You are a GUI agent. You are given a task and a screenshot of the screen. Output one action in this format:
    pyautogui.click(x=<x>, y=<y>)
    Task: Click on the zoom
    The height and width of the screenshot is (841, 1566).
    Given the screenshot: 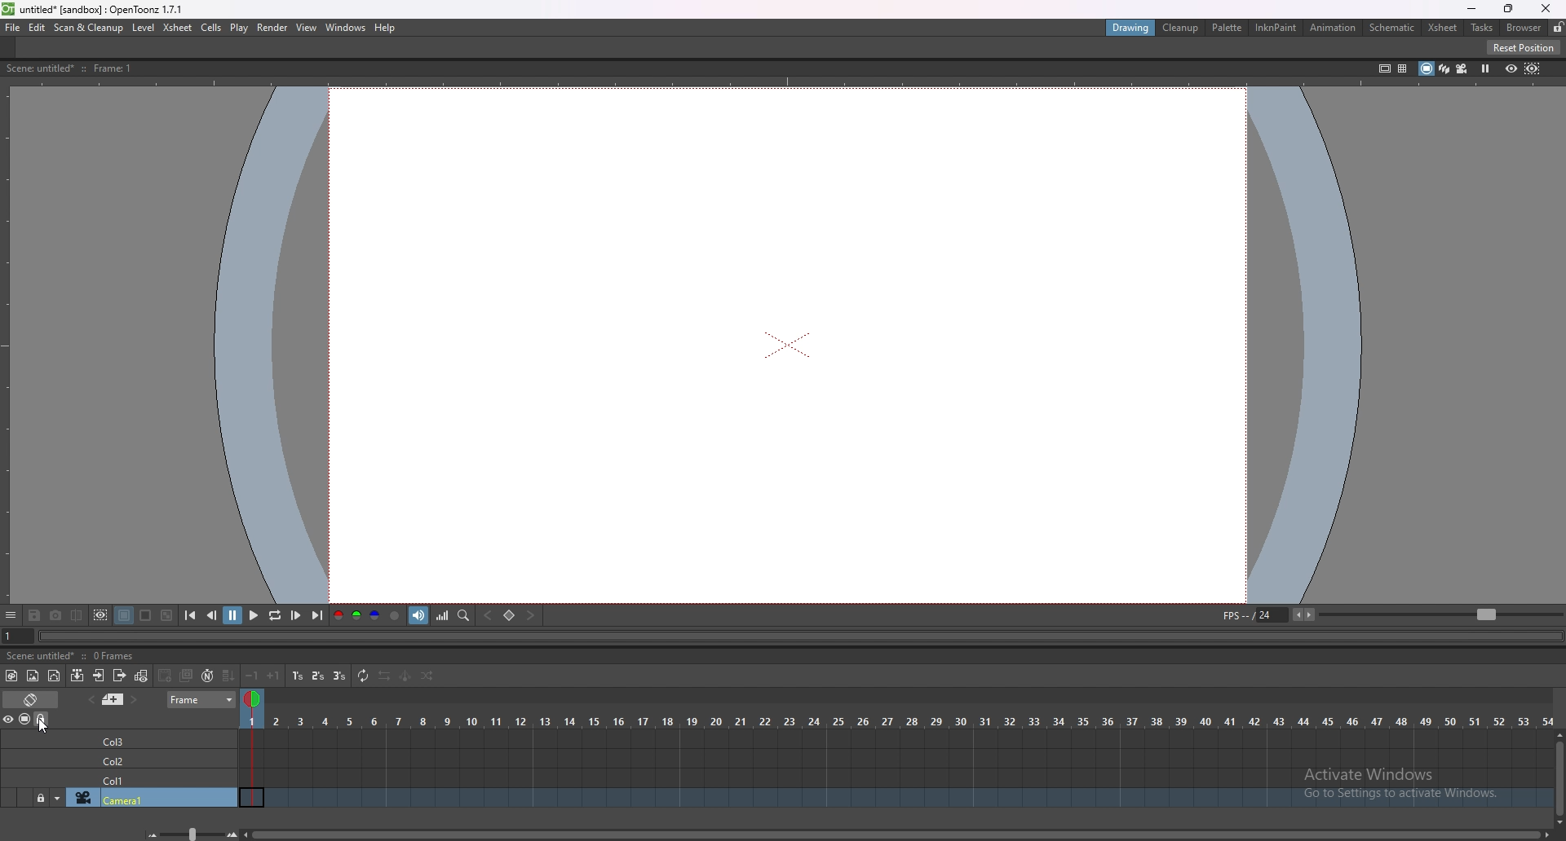 What is the action you would take?
    pyautogui.click(x=187, y=834)
    